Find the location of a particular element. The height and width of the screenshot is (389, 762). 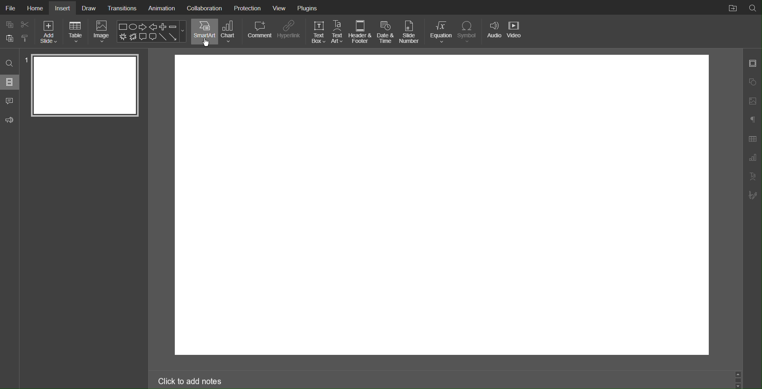

Image is located at coordinates (102, 31).